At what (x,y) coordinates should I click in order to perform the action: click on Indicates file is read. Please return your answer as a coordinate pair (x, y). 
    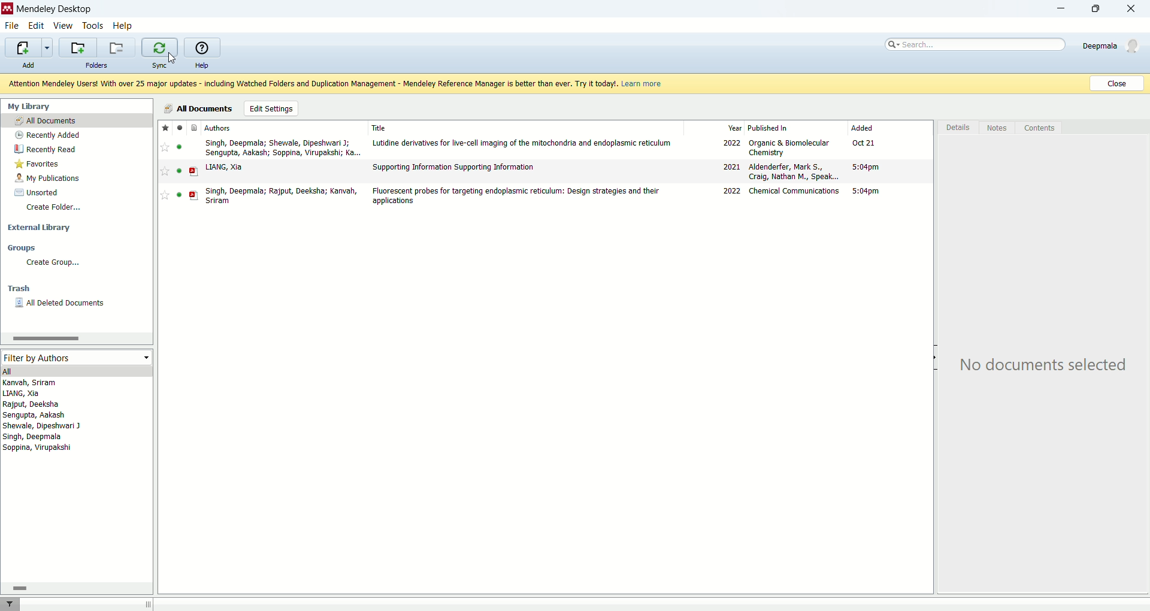
    Looking at the image, I should click on (179, 126).